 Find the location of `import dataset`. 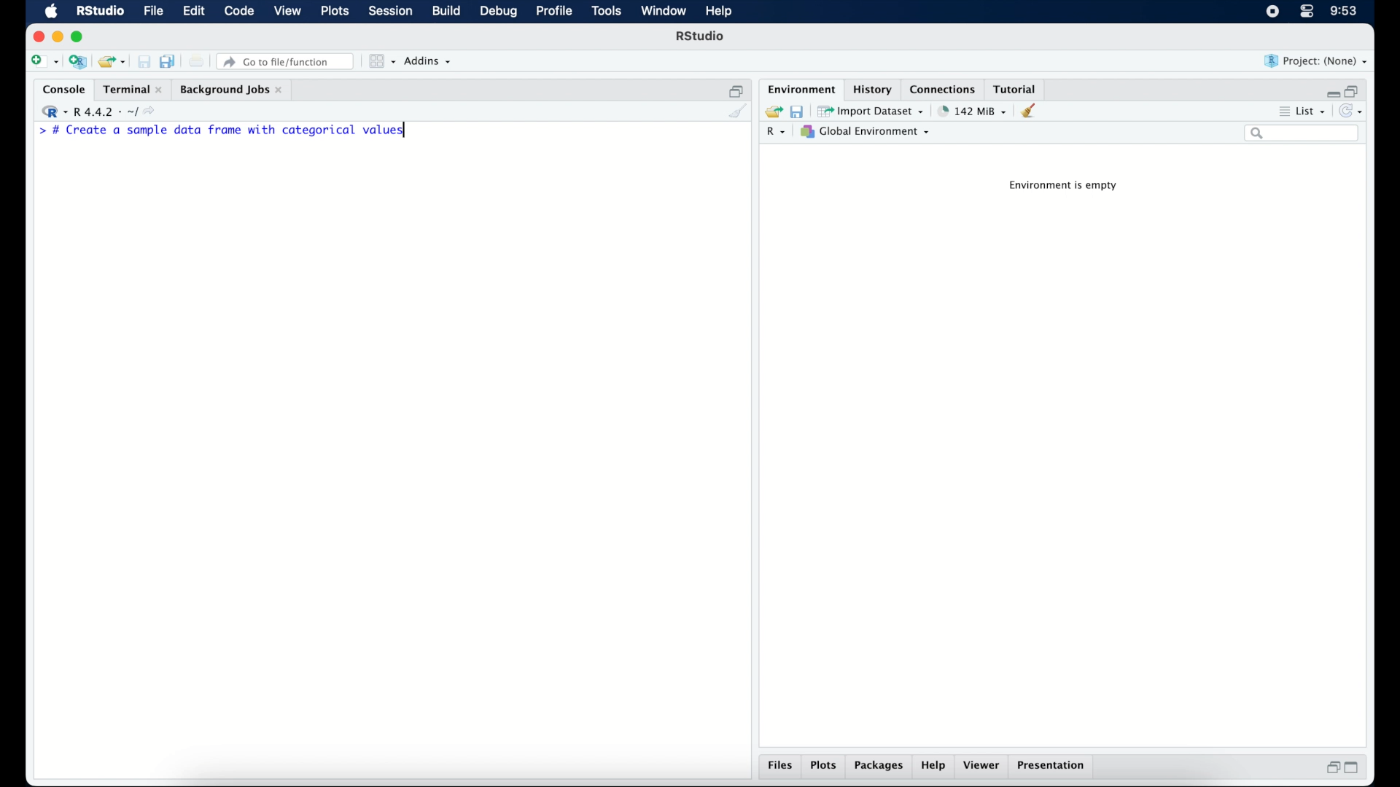

import dataset is located at coordinates (872, 110).